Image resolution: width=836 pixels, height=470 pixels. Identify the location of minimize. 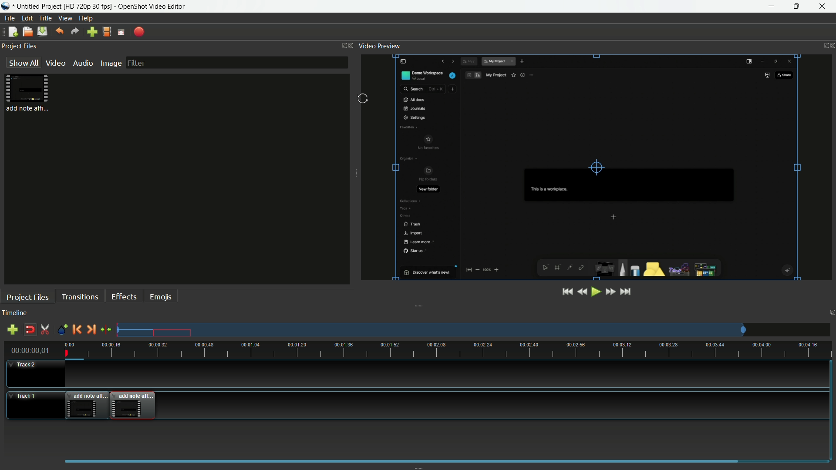
(771, 7).